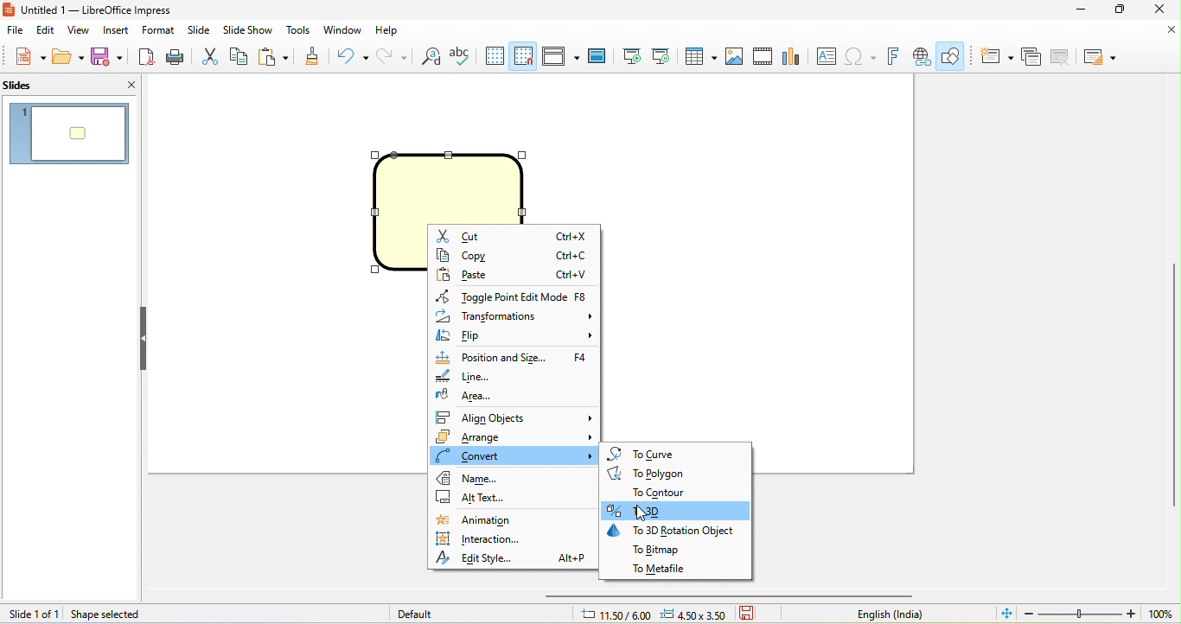 The height and width of the screenshot is (624, 1181). What do you see at coordinates (562, 55) in the screenshot?
I see `display view` at bounding box center [562, 55].